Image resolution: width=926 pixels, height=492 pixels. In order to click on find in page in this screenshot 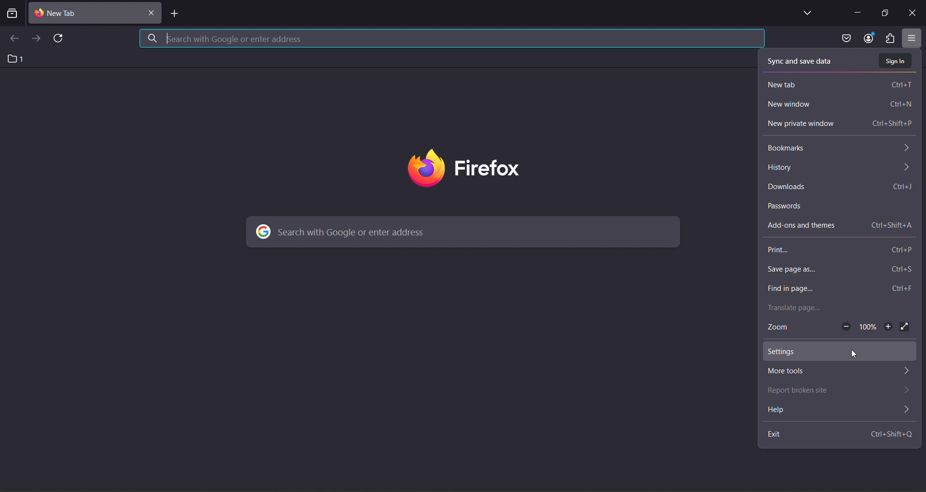, I will do `click(837, 289)`.